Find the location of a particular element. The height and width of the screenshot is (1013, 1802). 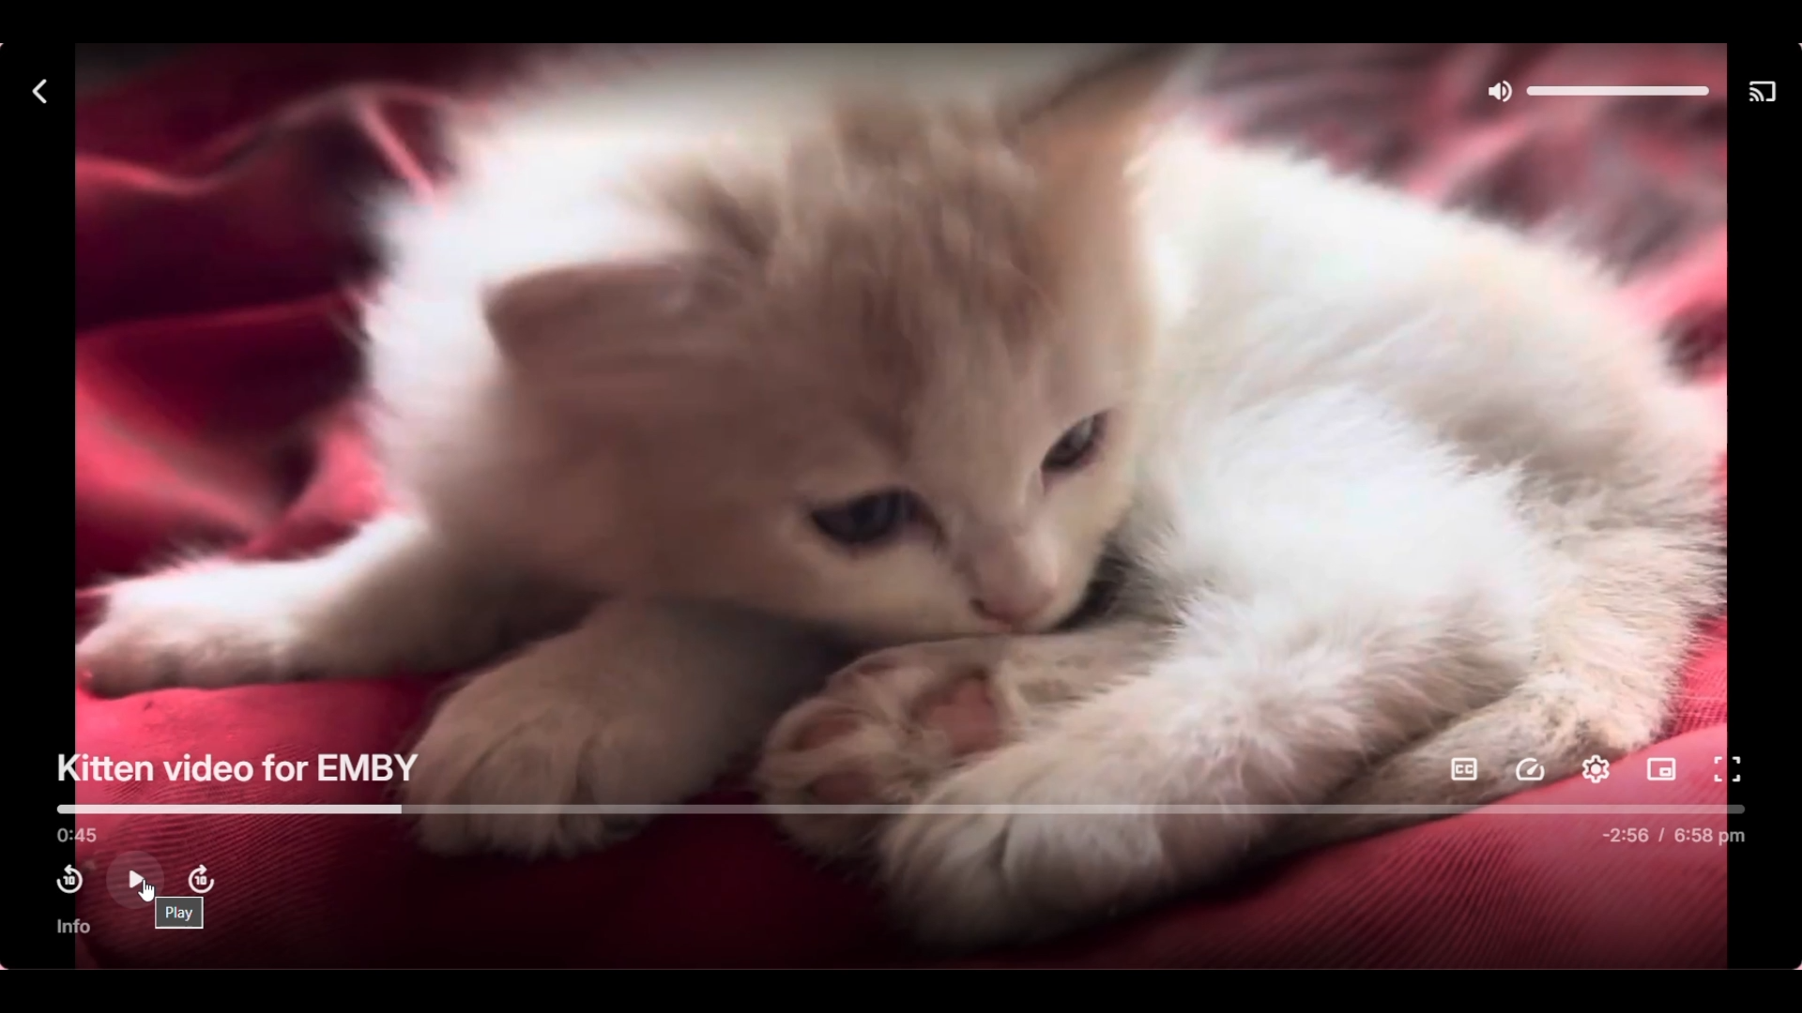

Fast-forward by 10 seconds is located at coordinates (201, 880).